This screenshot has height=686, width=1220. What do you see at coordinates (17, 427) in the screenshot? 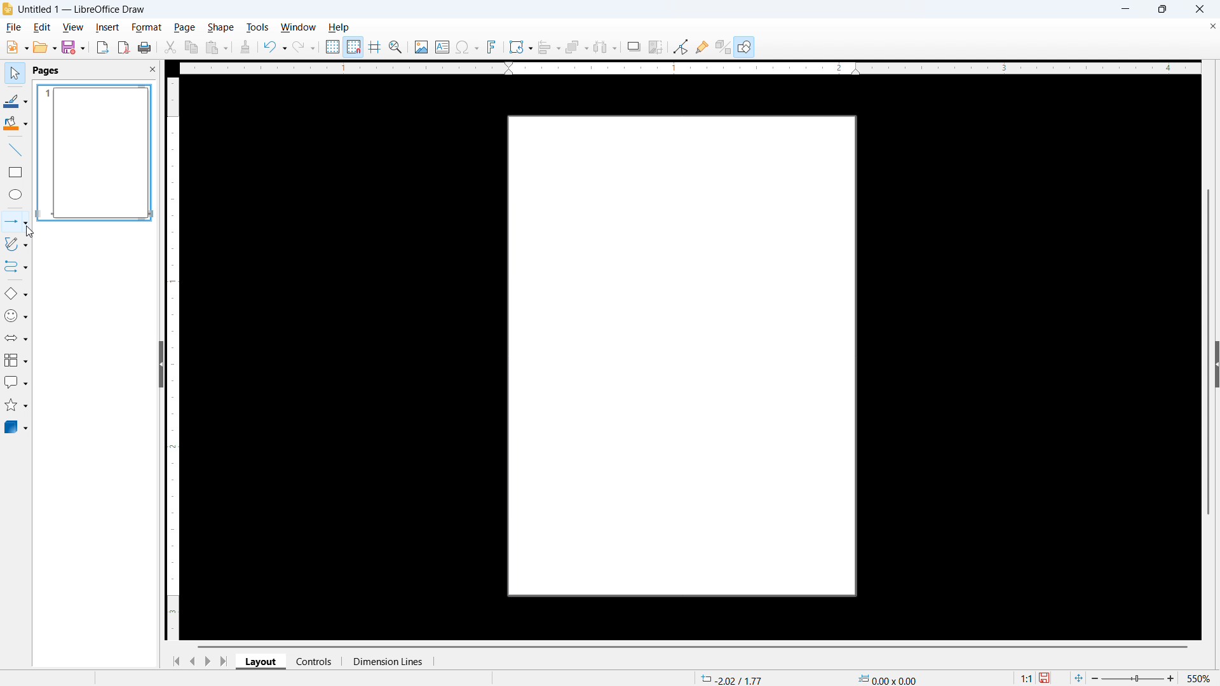
I see `3d objects` at bounding box center [17, 427].